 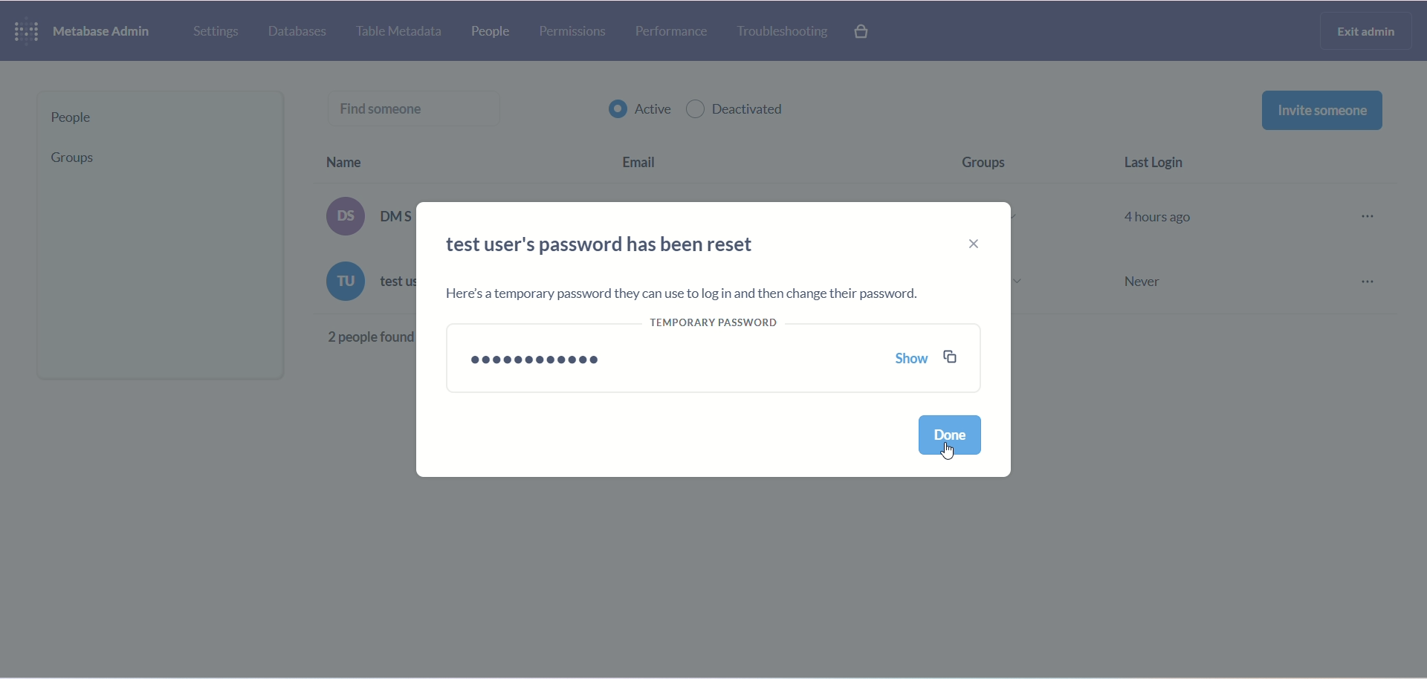 I want to click on 2 people found, so click(x=363, y=337).